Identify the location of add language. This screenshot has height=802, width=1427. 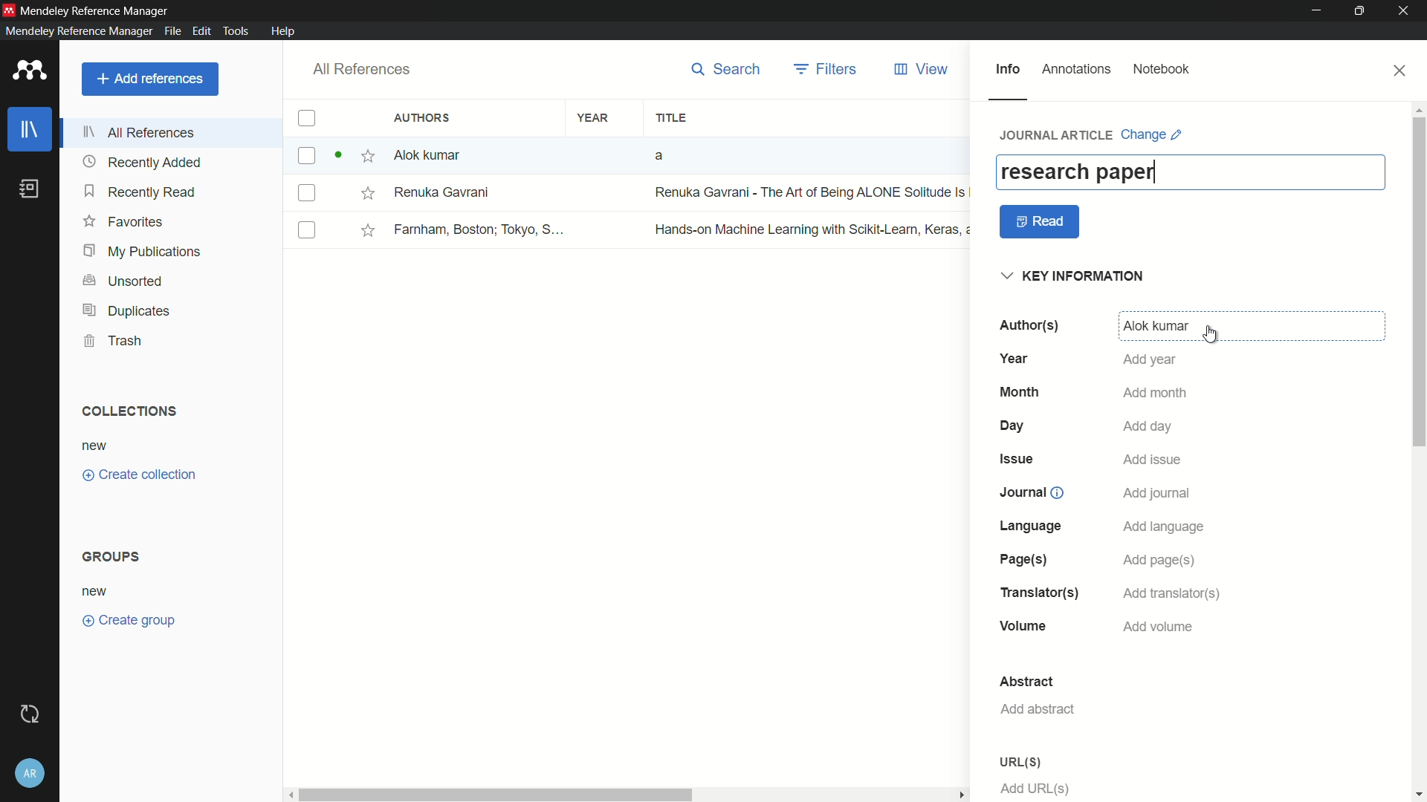
(1165, 527).